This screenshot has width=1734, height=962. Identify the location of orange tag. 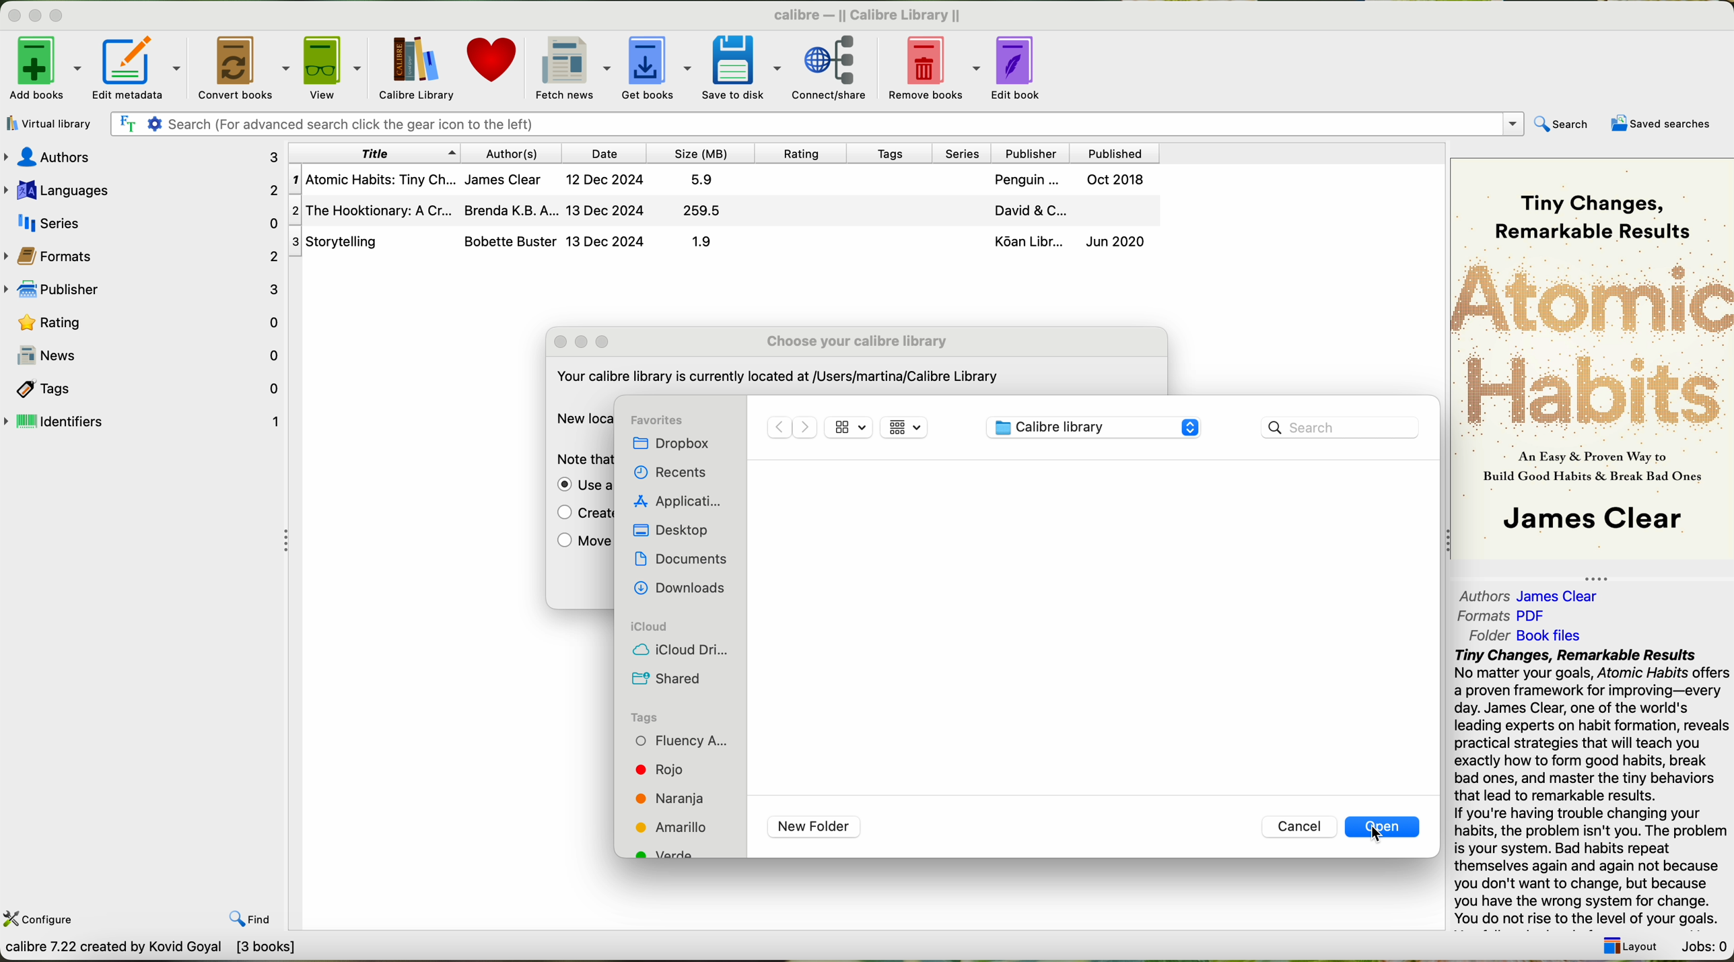
(689, 801).